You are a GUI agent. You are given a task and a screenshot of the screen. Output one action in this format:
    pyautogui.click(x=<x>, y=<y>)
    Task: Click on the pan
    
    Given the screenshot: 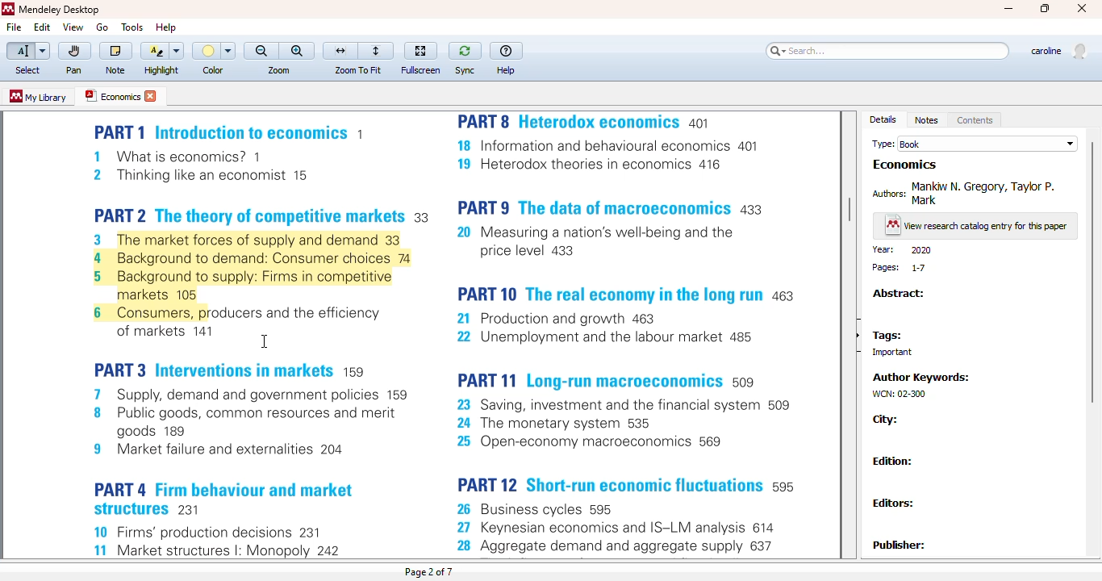 What is the action you would take?
    pyautogui.click(x=75, y=52)
    